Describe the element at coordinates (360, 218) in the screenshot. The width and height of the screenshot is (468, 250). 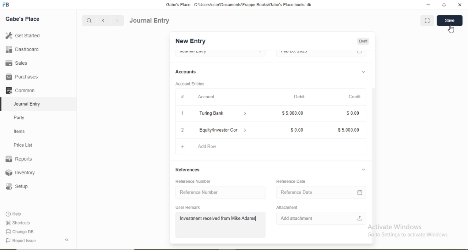
I see `Upload file` at that location.